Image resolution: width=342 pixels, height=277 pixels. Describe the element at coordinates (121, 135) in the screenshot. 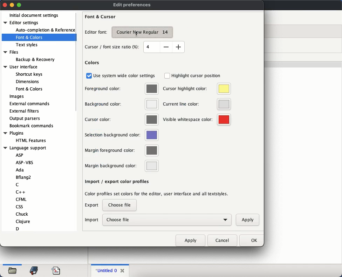

I see `selection background color` at that location.